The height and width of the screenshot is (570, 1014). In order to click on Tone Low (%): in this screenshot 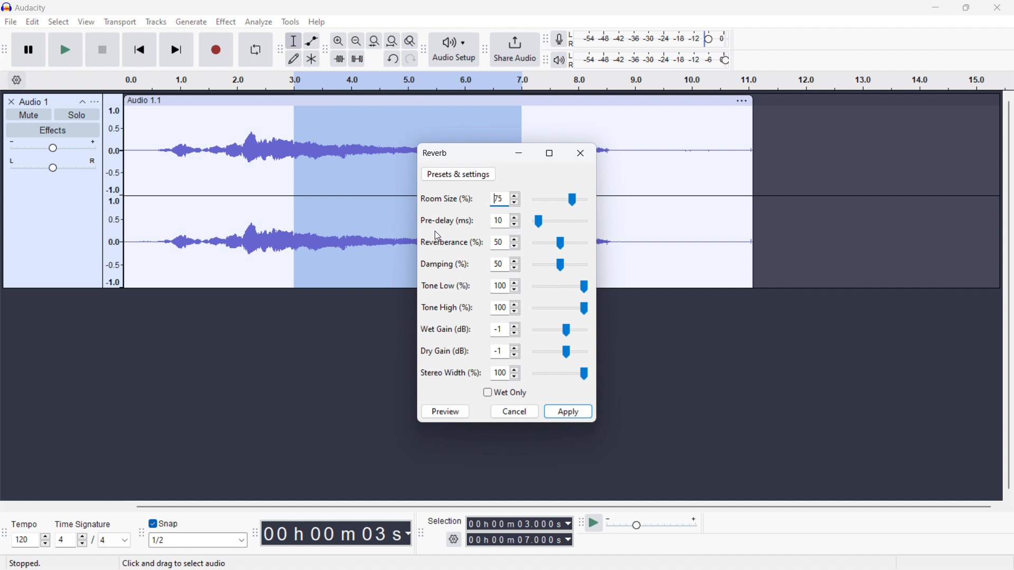, I will do `click(446, 285)`.